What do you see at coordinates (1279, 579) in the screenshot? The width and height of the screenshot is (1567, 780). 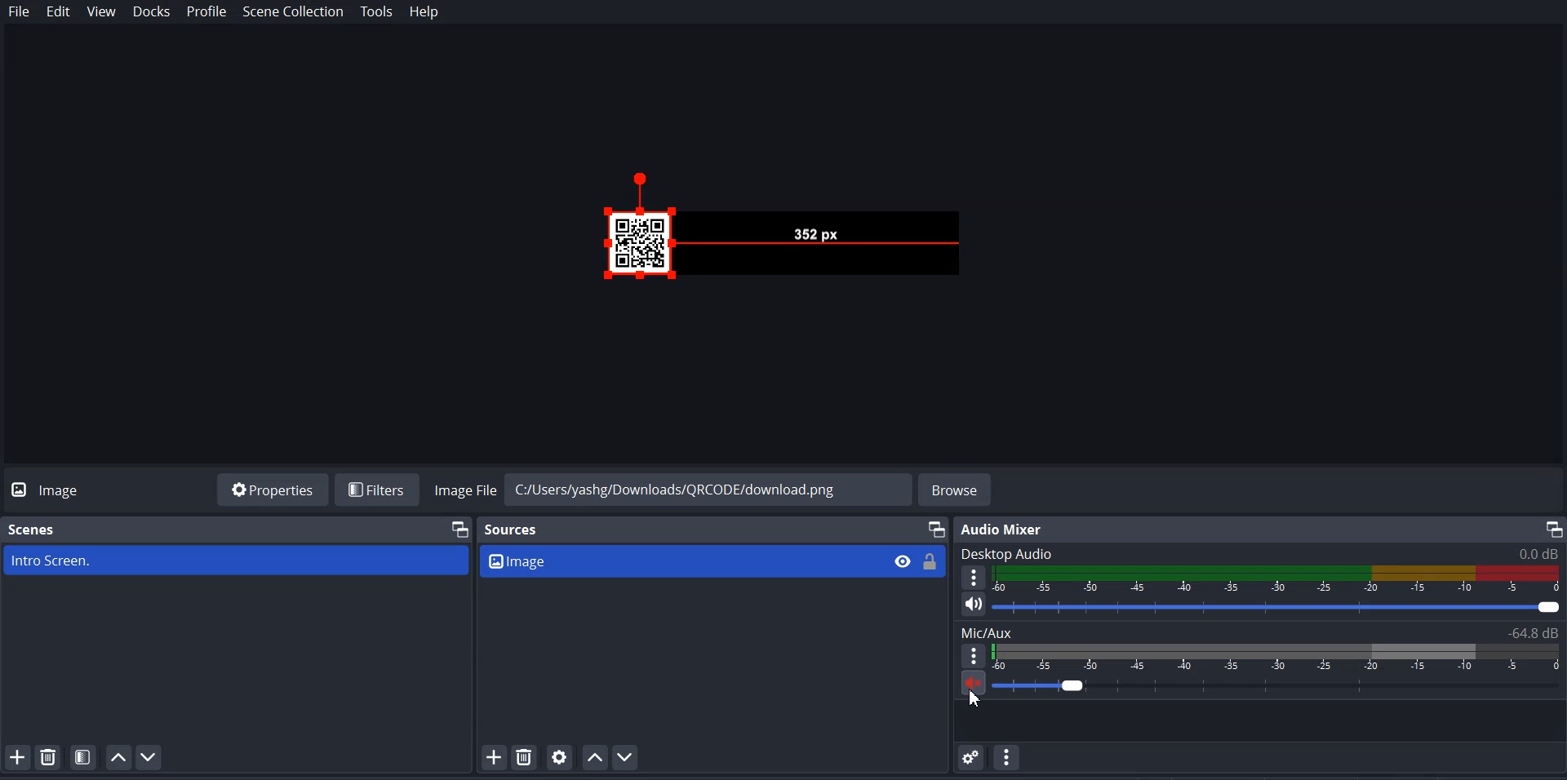 I see `Volume Indicators` at bounding box center [1279, 579].